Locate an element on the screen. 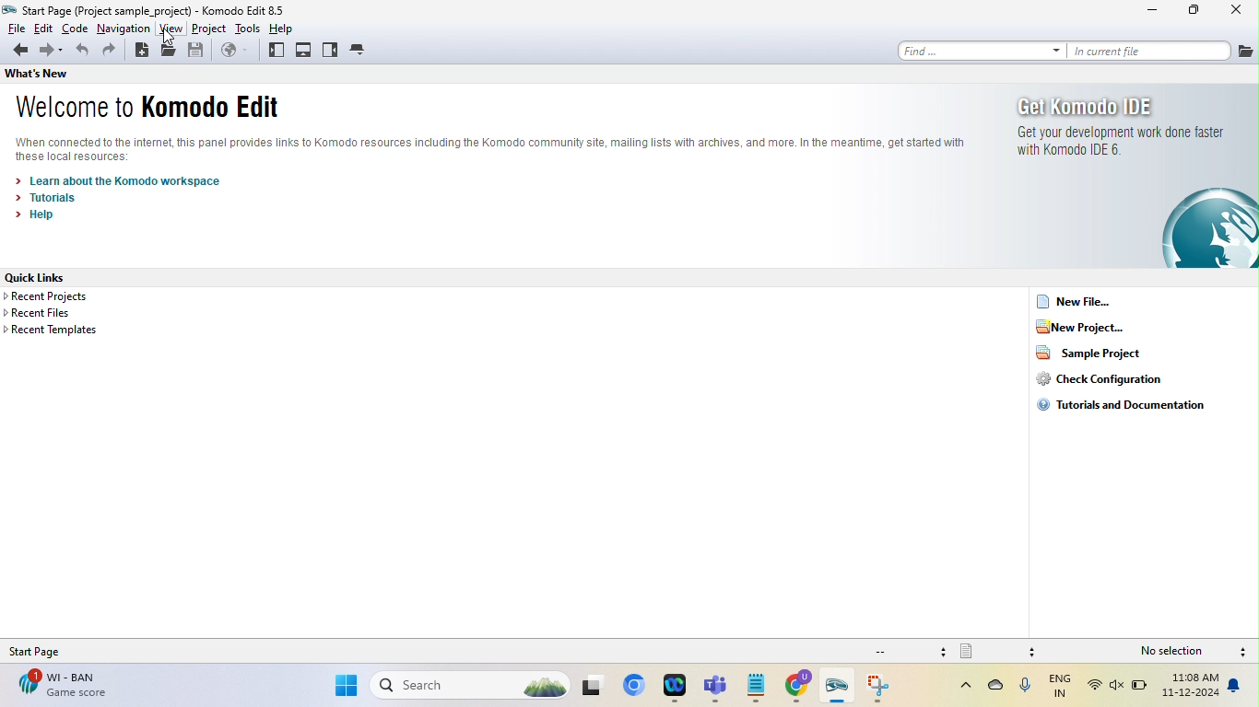 The width and height of the screenshot is (1259, 707). voice is located at coordinates (1025, 690).